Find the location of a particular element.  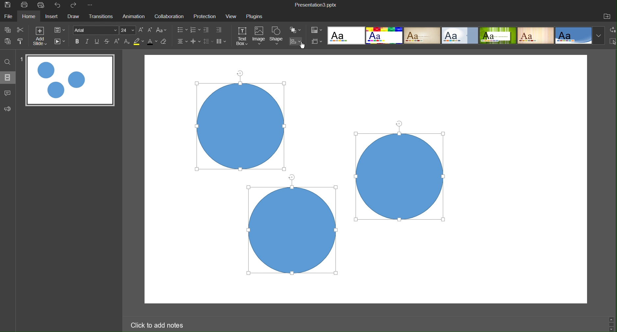

Color is located at coordinates (317, 30).